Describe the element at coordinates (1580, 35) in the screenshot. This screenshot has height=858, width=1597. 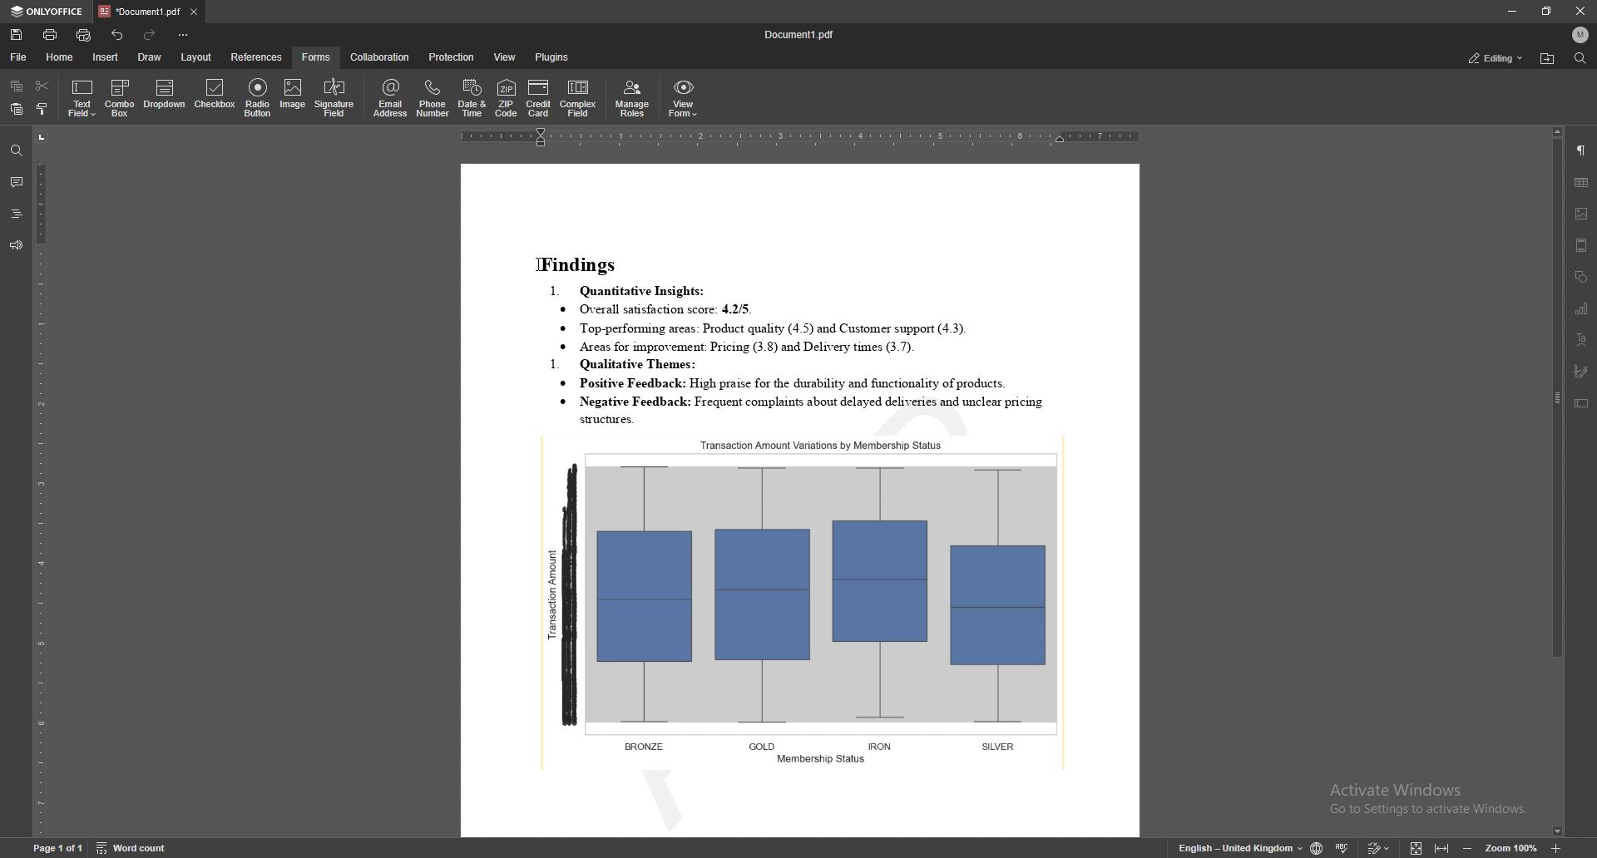
I see `profile` at that location.